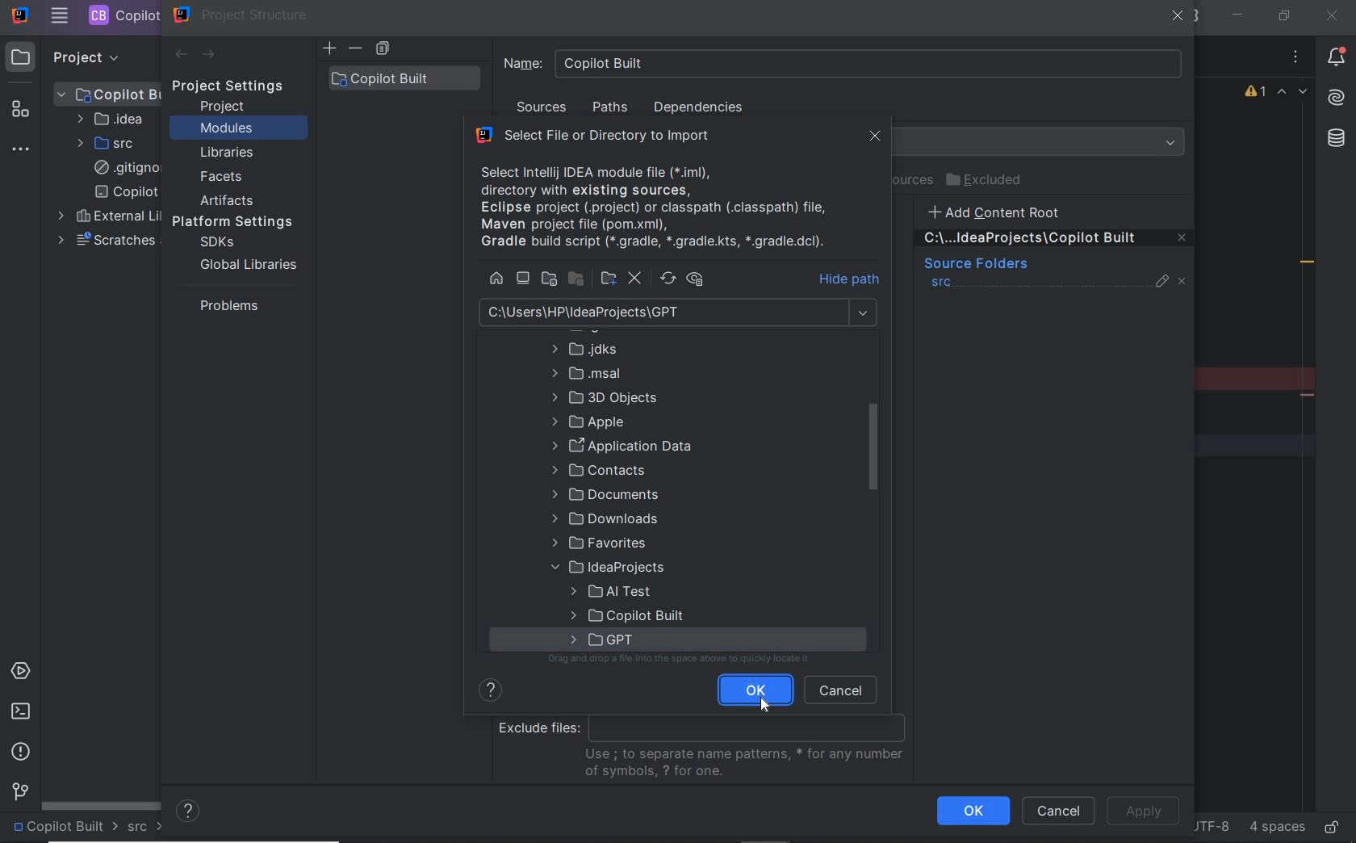 The image size is (1356, 843). Describe the element at coordinates (876, 138) in the screenshot. I see `lose` at that location.